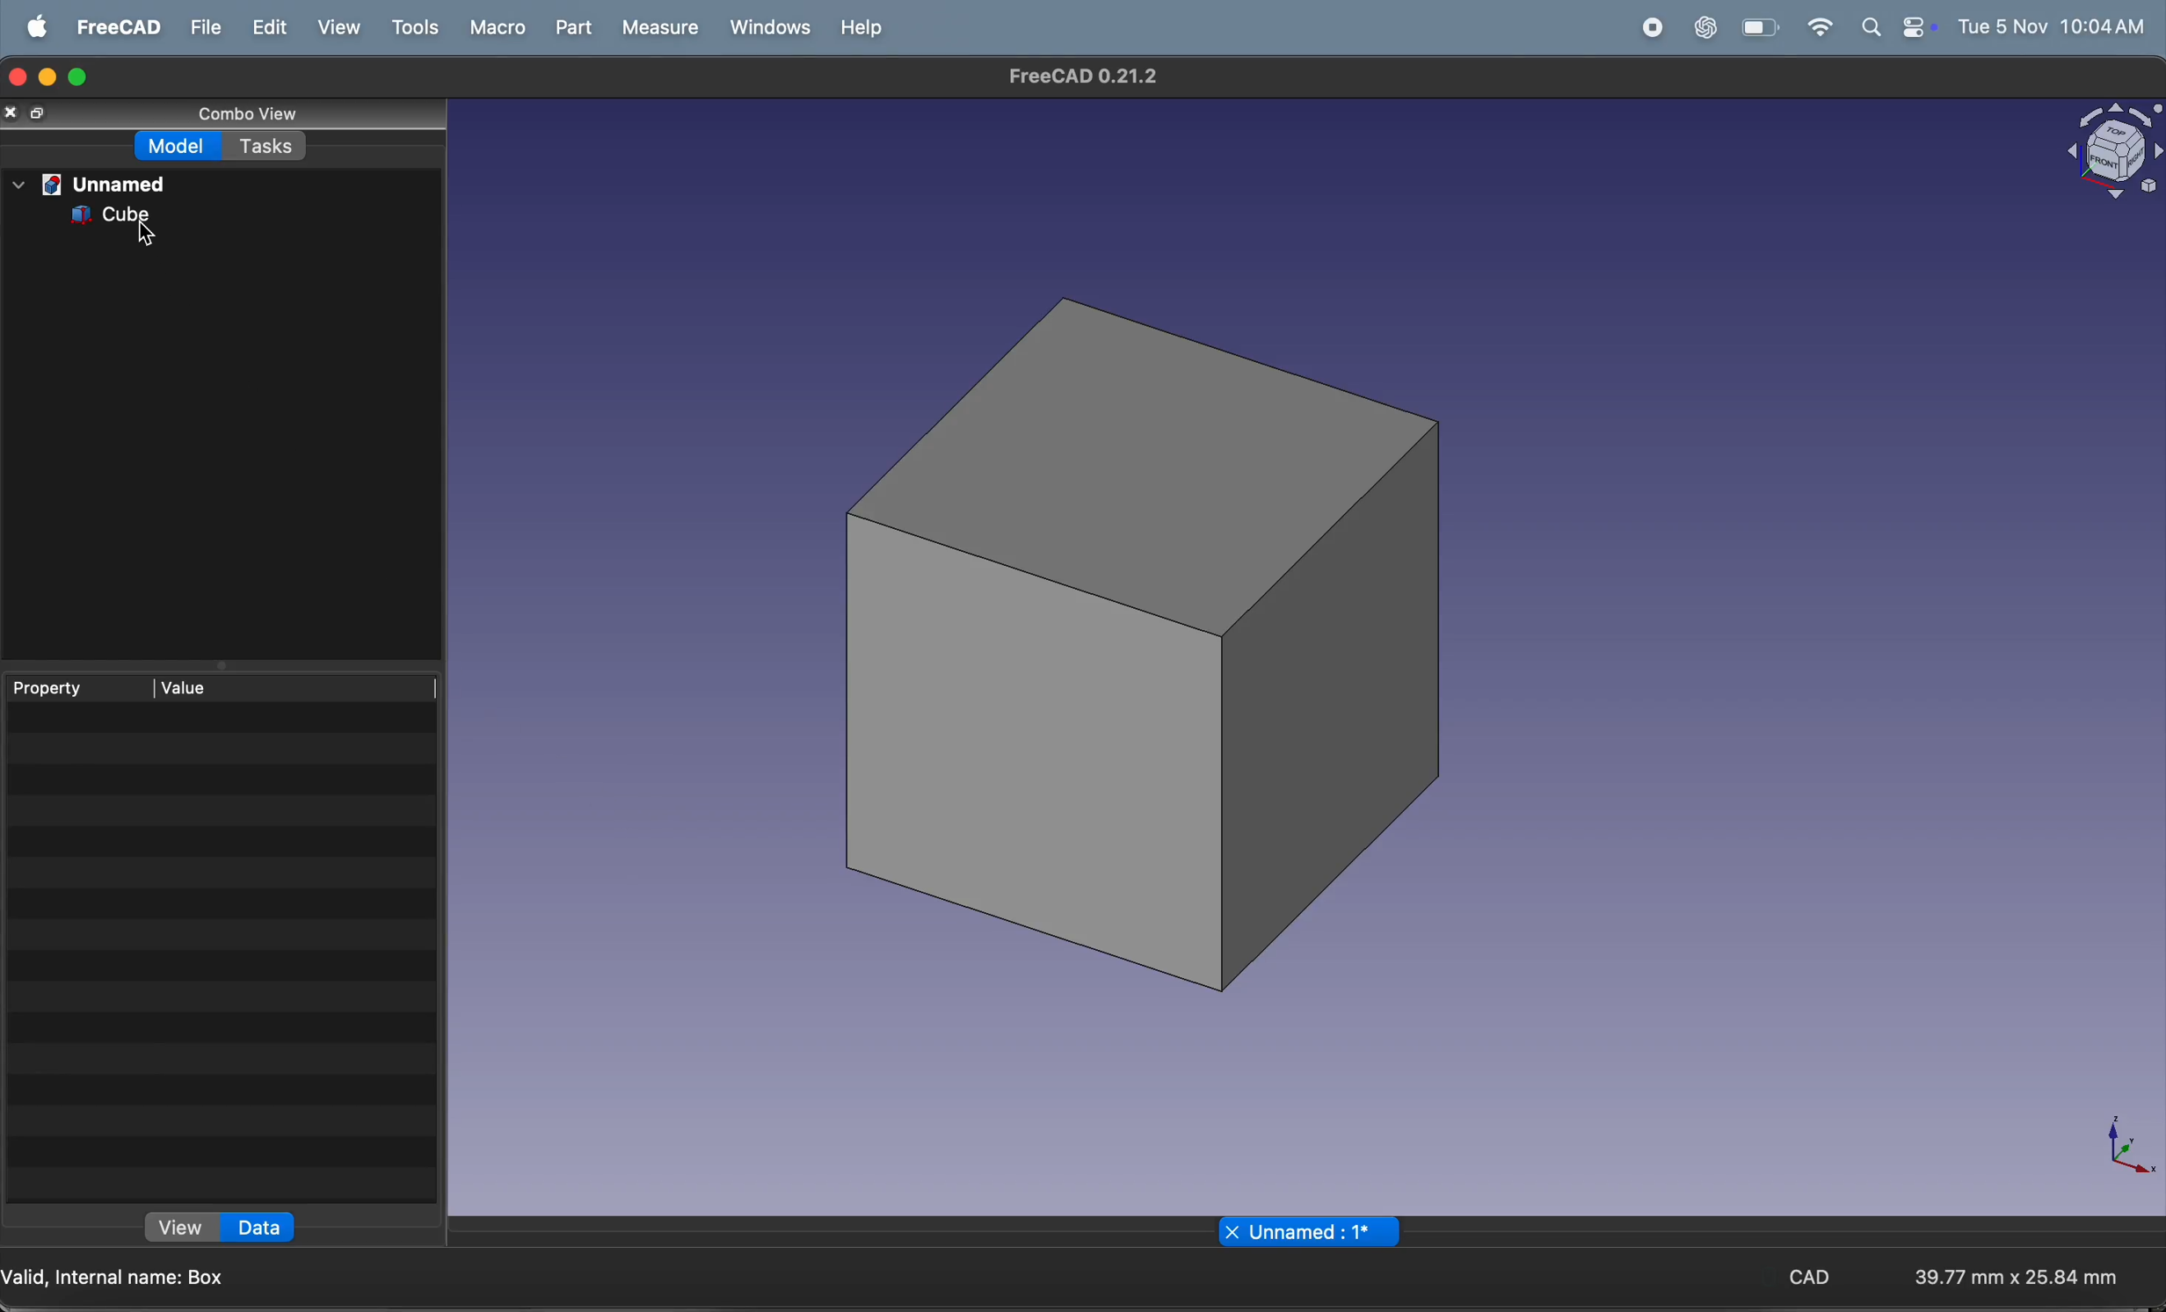 This screenshot has height=1312, width=2166. Describe the element at coordinates (260, 25) in the screenshot. I see `edit` at that location.